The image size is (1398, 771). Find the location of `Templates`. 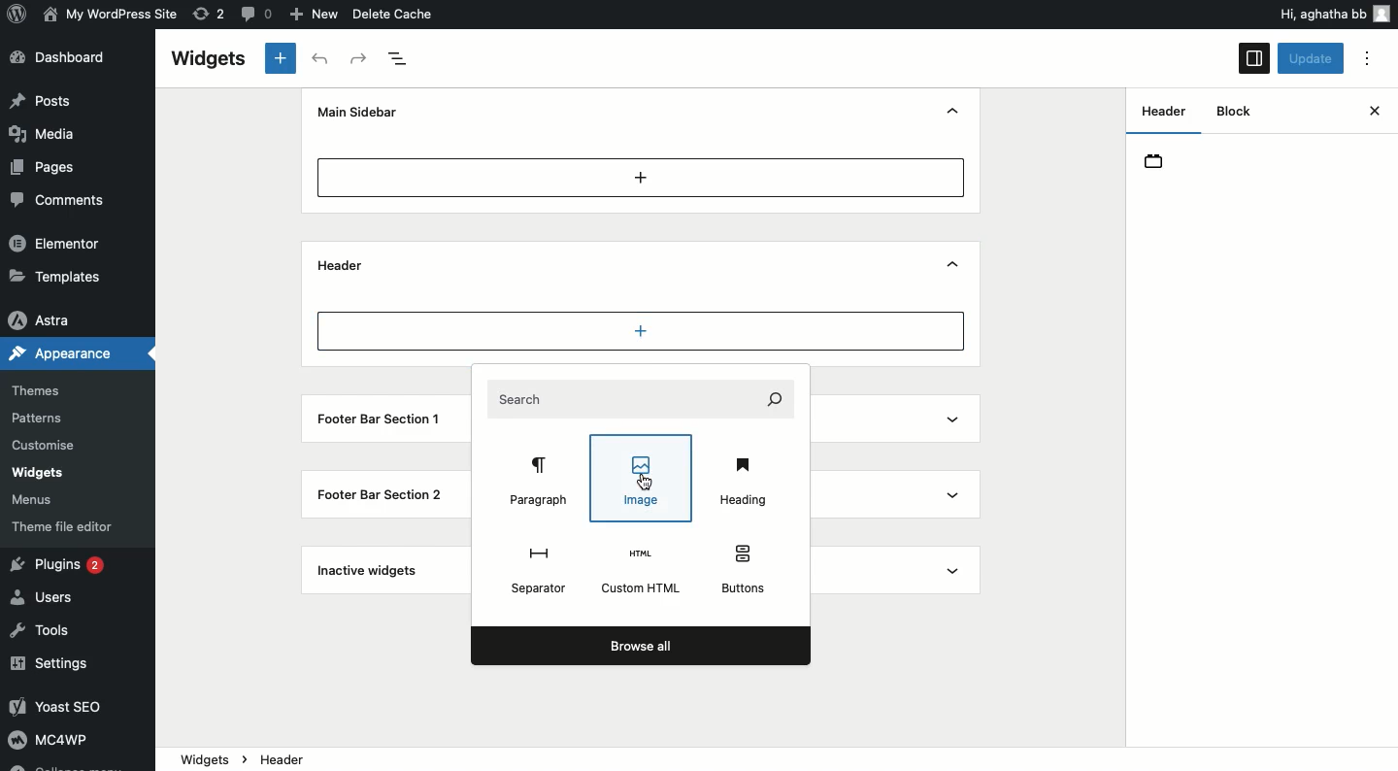

Templates is located at coordinates (58, 275).